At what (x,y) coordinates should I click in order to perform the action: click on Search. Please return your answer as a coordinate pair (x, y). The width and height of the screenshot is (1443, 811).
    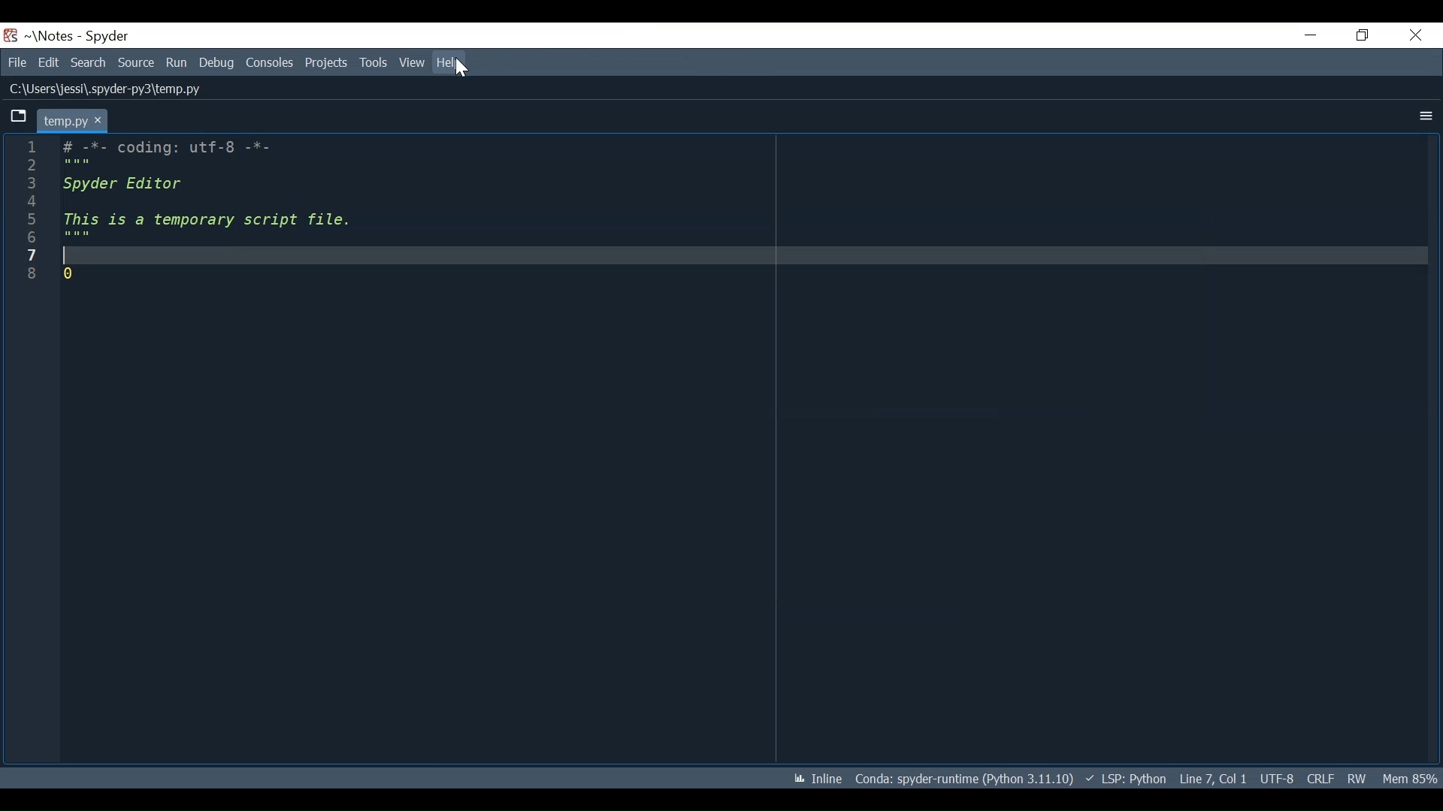
    Looking at the image, I should click on (89, 62).